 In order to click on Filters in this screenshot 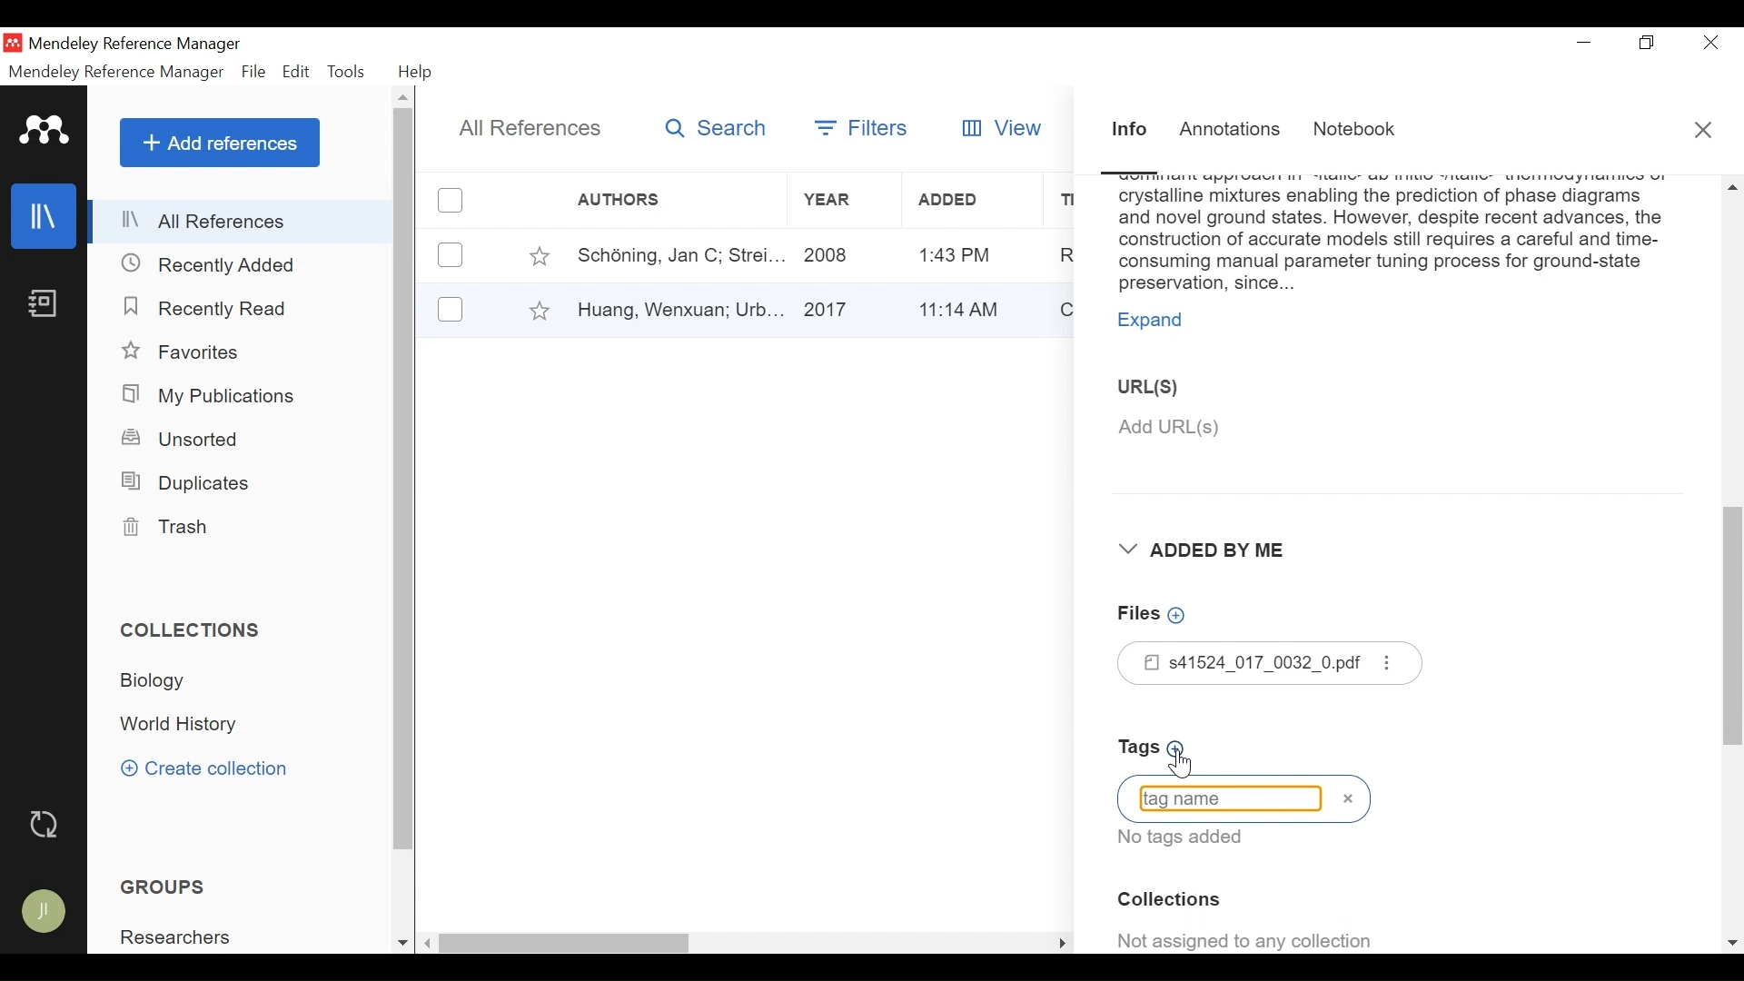, I will do `click(858, 127)`.